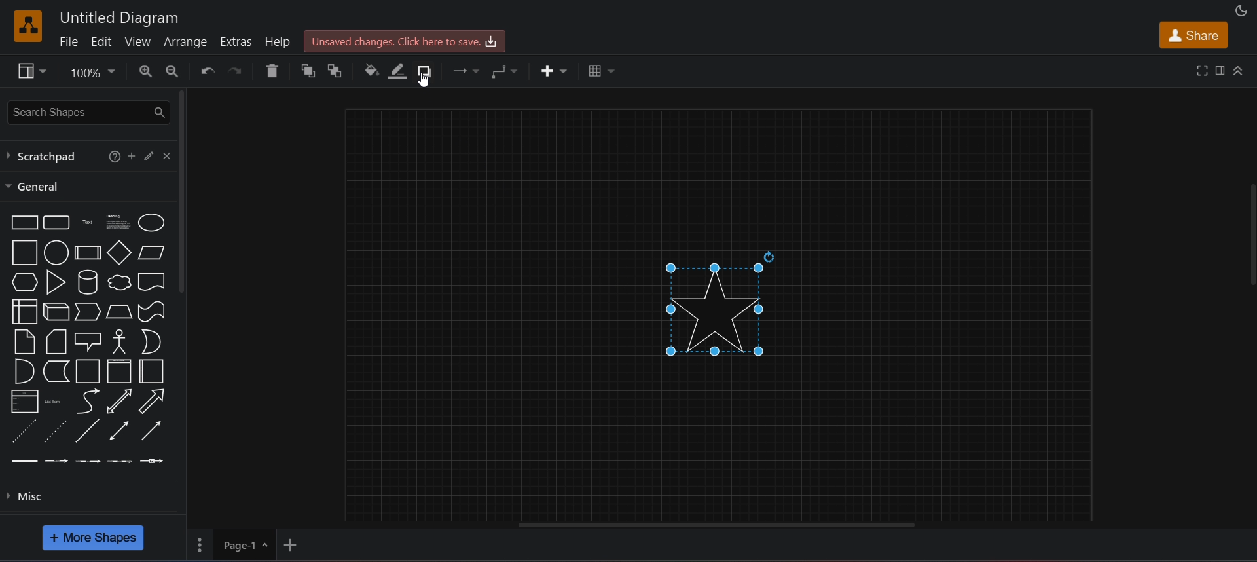 This screenshot has width=1257, height=562. What do you see at coordinates (172, 71) in the screenshot?
I see `zoom out` at bounding box center [172, 71].